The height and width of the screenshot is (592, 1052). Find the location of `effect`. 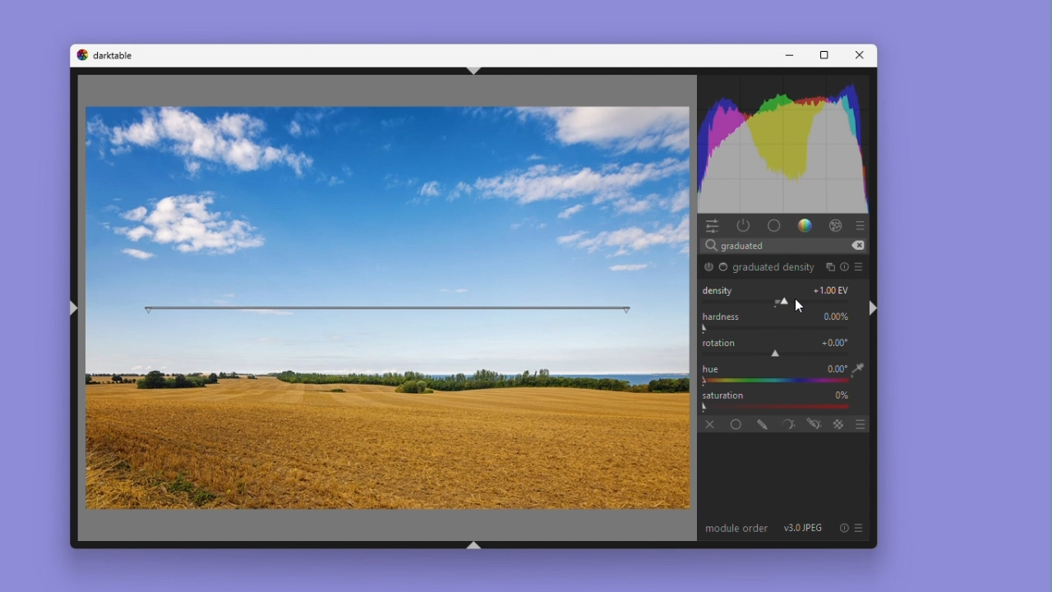

effect is located at coordinates (835, 224).